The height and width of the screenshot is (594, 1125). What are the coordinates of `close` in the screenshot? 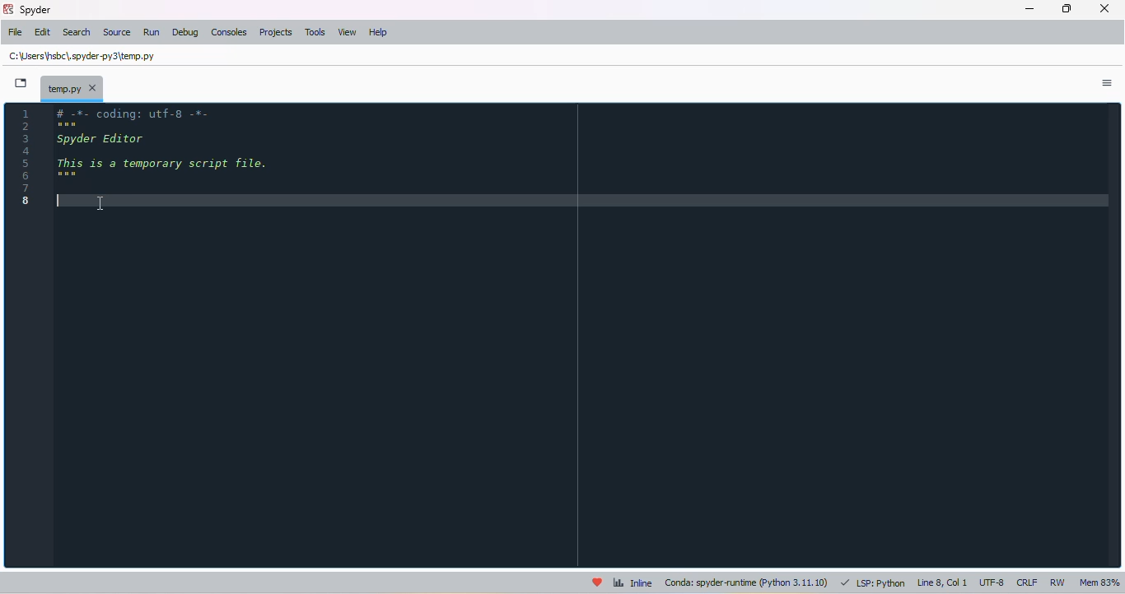 It's located at (1105, 8).